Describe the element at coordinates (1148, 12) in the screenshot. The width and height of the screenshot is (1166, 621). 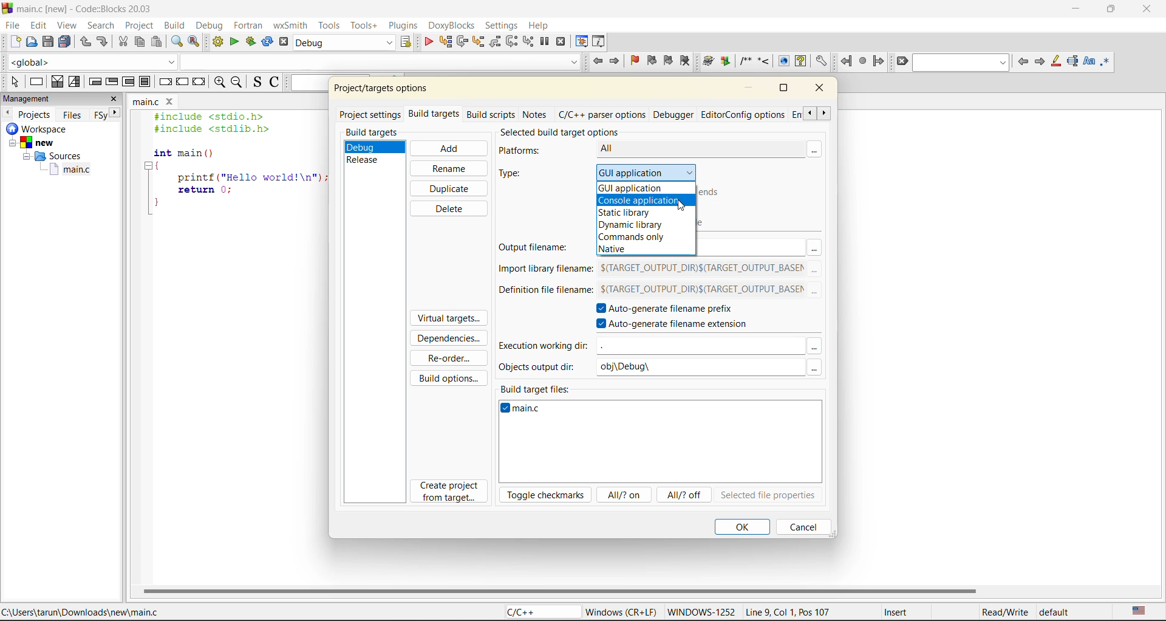
I see `close` at that location.